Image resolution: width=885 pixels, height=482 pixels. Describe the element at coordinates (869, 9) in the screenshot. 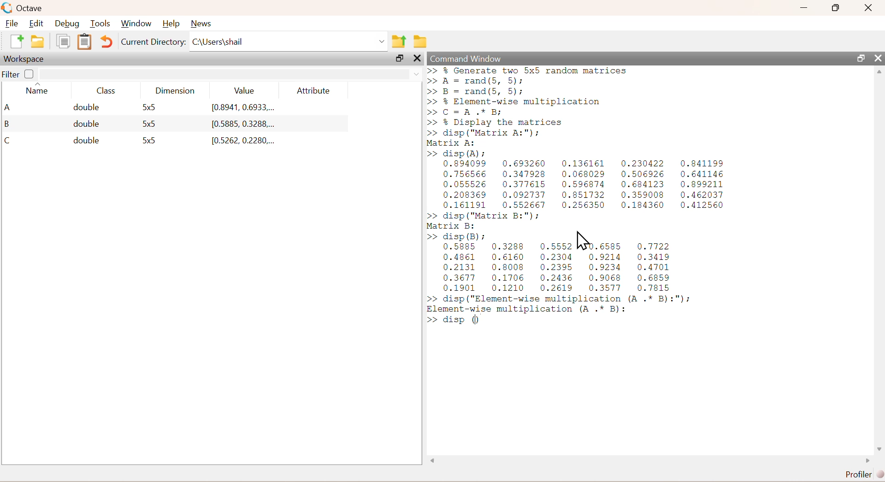

I see `Close` at that location.